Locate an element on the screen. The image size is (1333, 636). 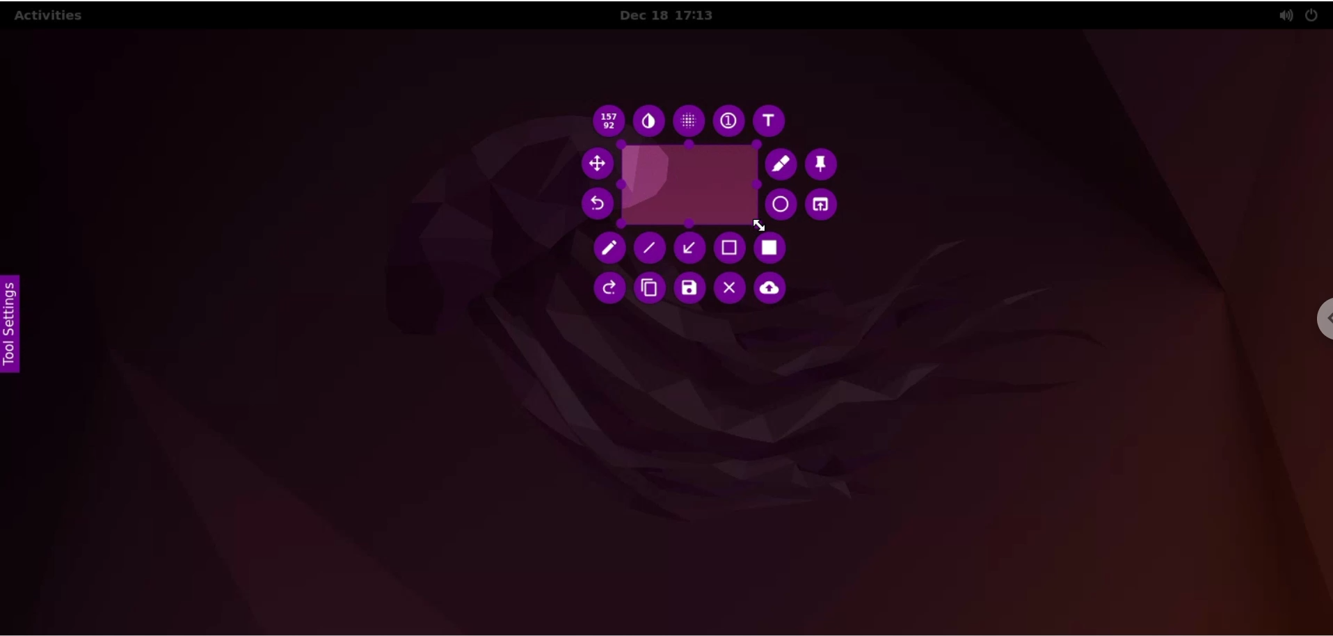
auto incrementing  is located at coordinates (733, 120).